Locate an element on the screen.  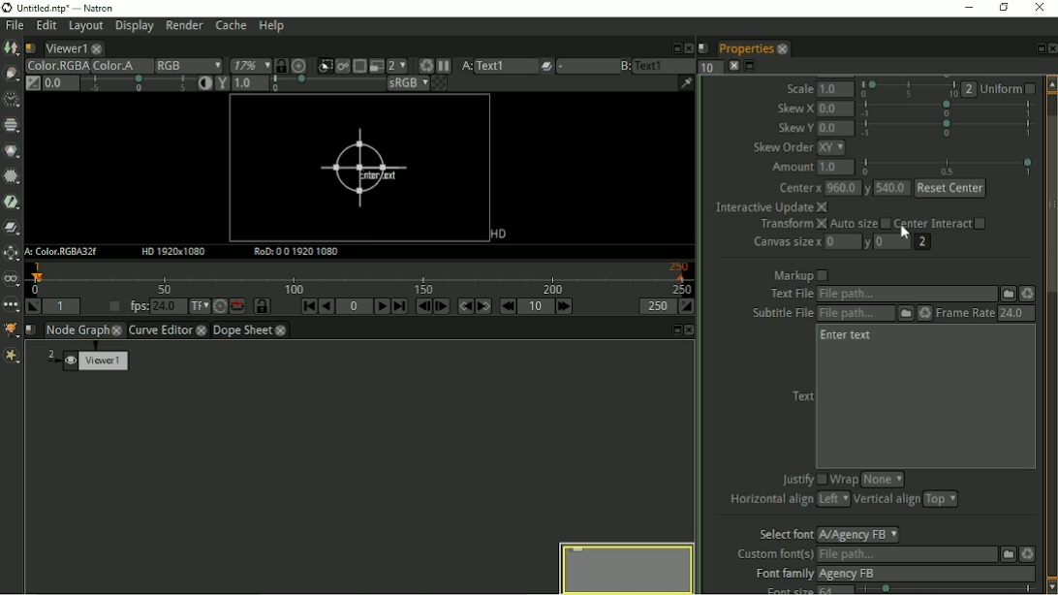
Transform is located at coordinates (11, 254).